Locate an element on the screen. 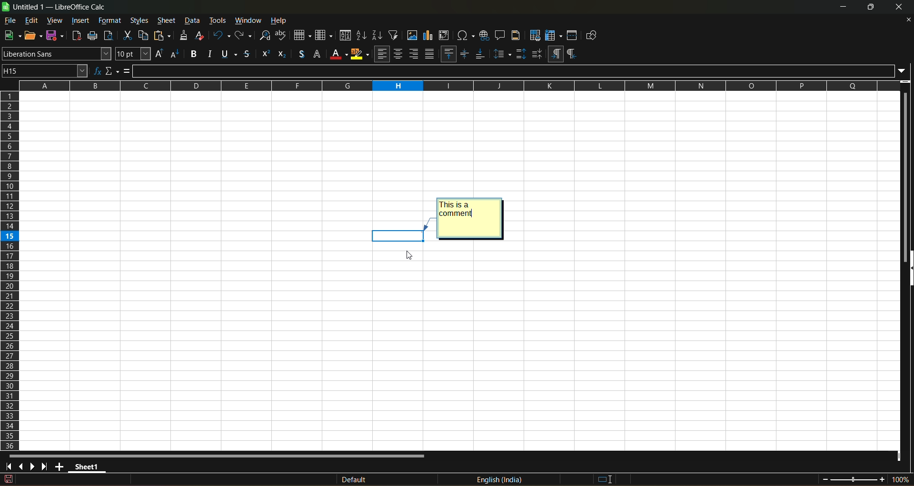 The height and width of the screenshot is (486, 914). scroll to next sheet is located at coordinates (34, 466).